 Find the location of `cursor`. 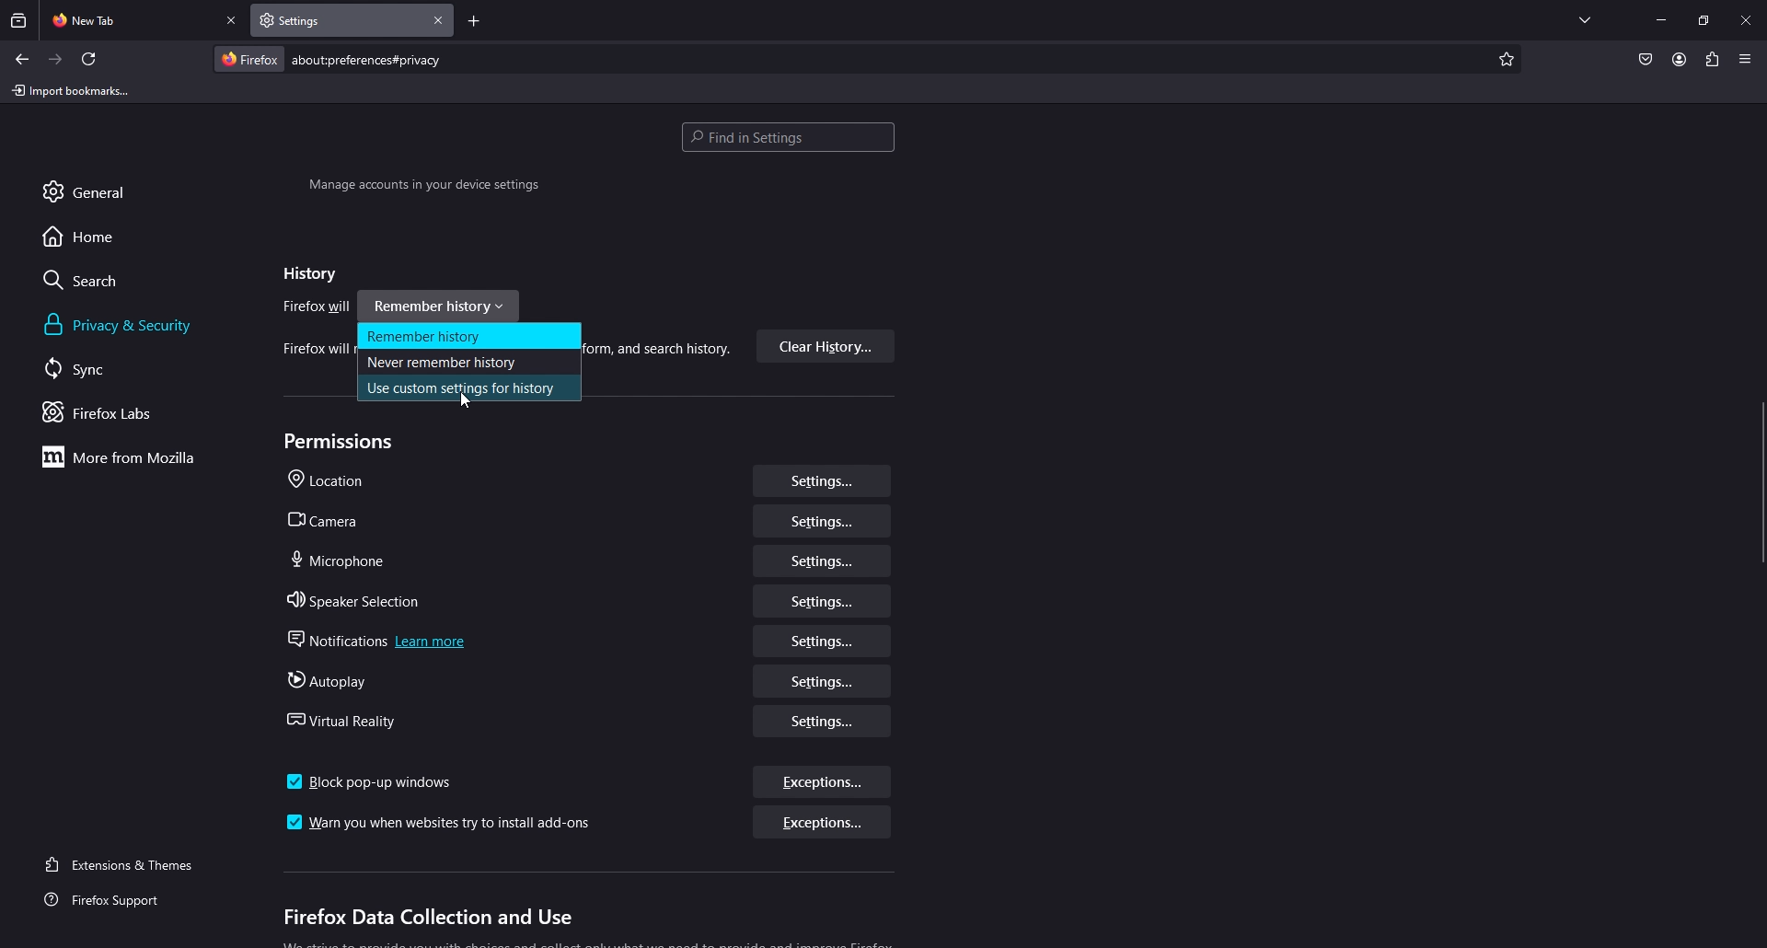

cursor is located at coordinates (468, 404).